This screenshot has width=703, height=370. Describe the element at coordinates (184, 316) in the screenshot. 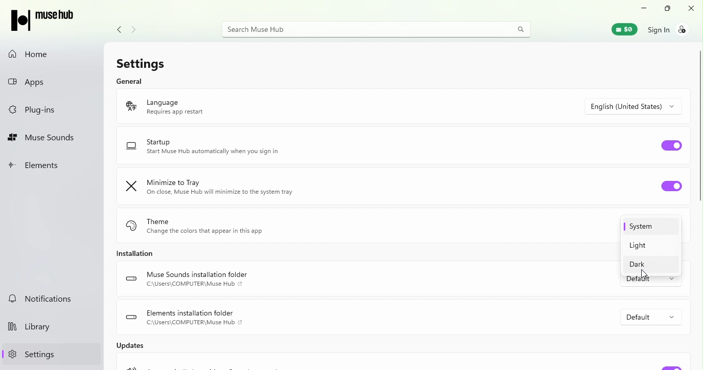

I see `Elements installation folder` at that location.